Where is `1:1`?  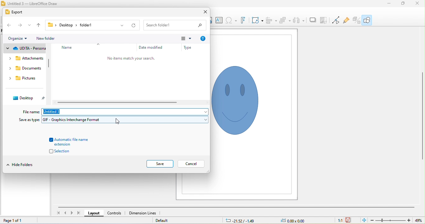
1:1 is located at coordinates (340, 220).